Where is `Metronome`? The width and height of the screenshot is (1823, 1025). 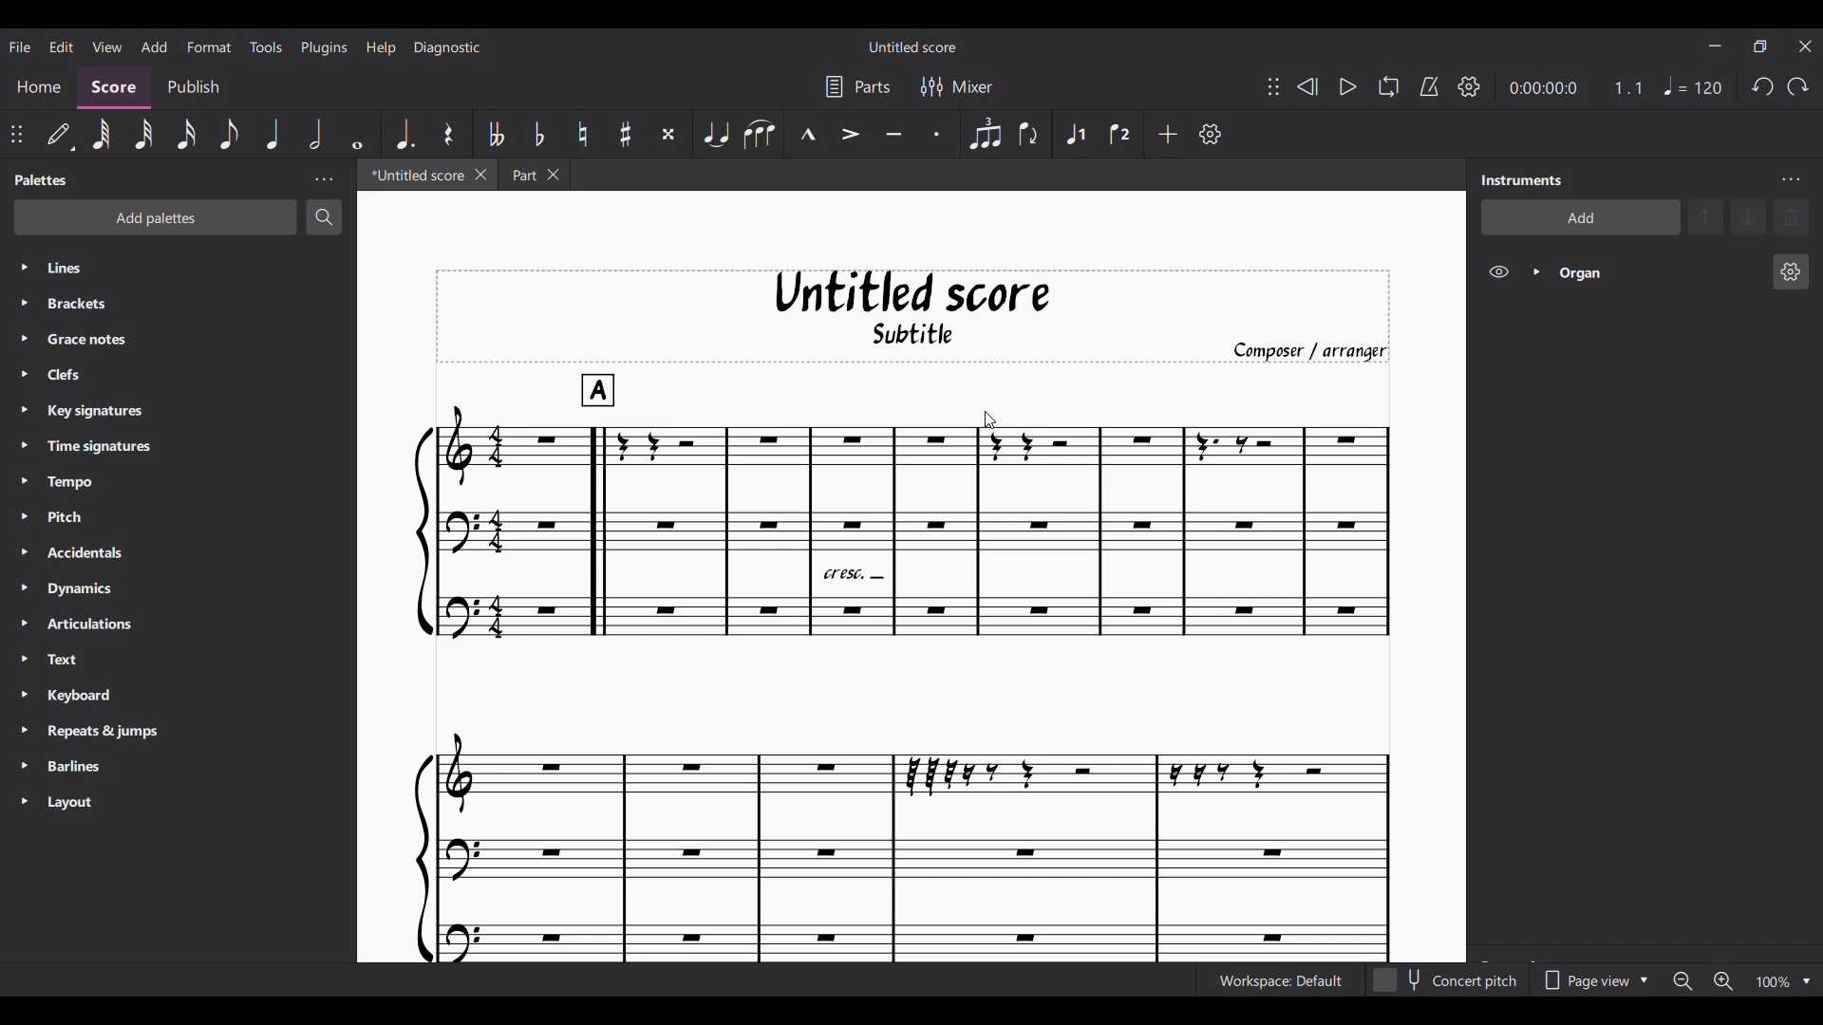
Metronome is located at coordinates (1430, 87).